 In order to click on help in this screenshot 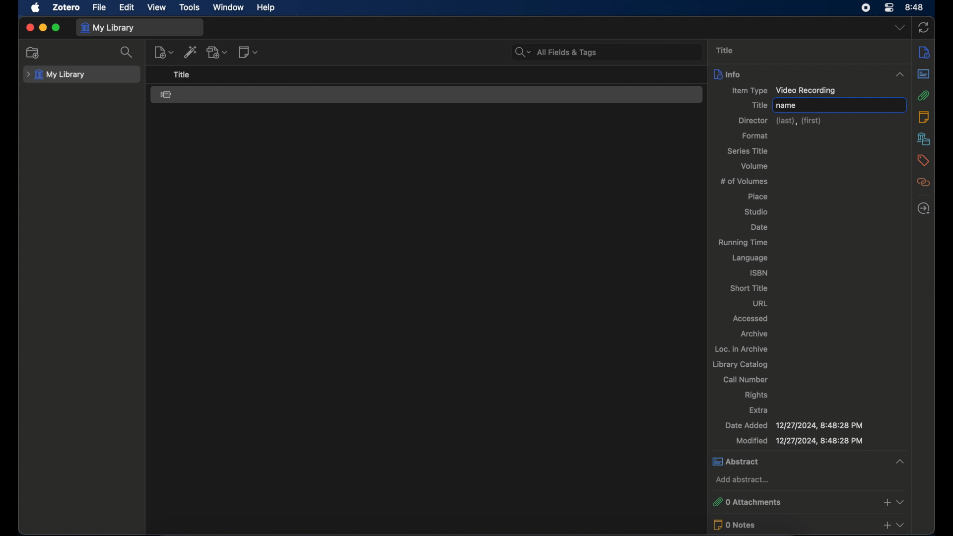, I will do `click(267, 8)`.